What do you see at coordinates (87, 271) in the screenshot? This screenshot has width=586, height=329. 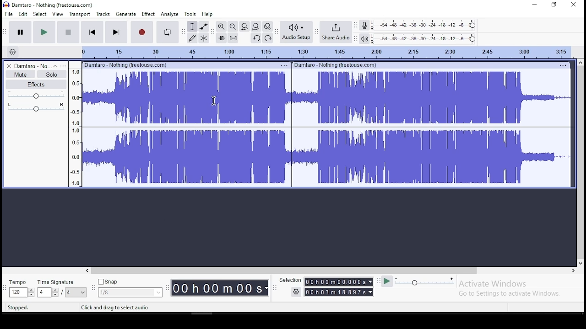 I see `scroll left` at bounding box center [87, 271].